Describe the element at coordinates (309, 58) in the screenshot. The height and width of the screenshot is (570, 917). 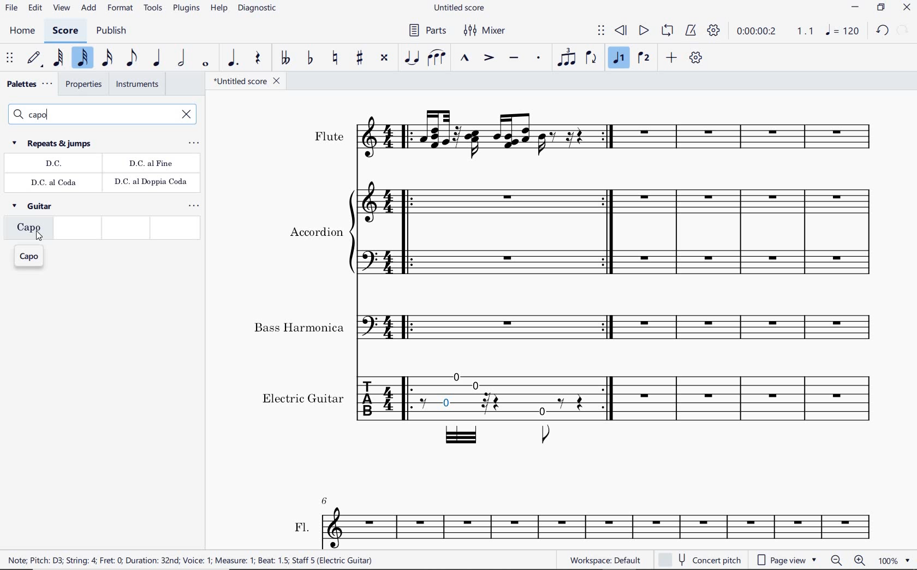
I see `toggle flat` at that location.